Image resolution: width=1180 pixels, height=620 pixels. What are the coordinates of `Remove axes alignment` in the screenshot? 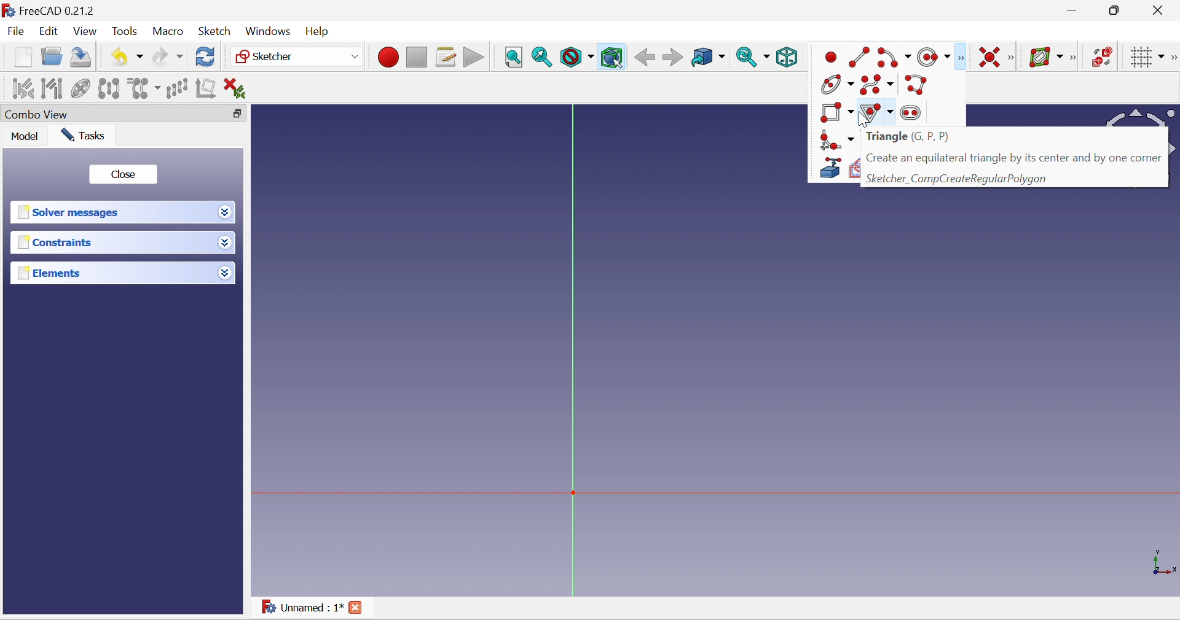 It's located at (206, 87).